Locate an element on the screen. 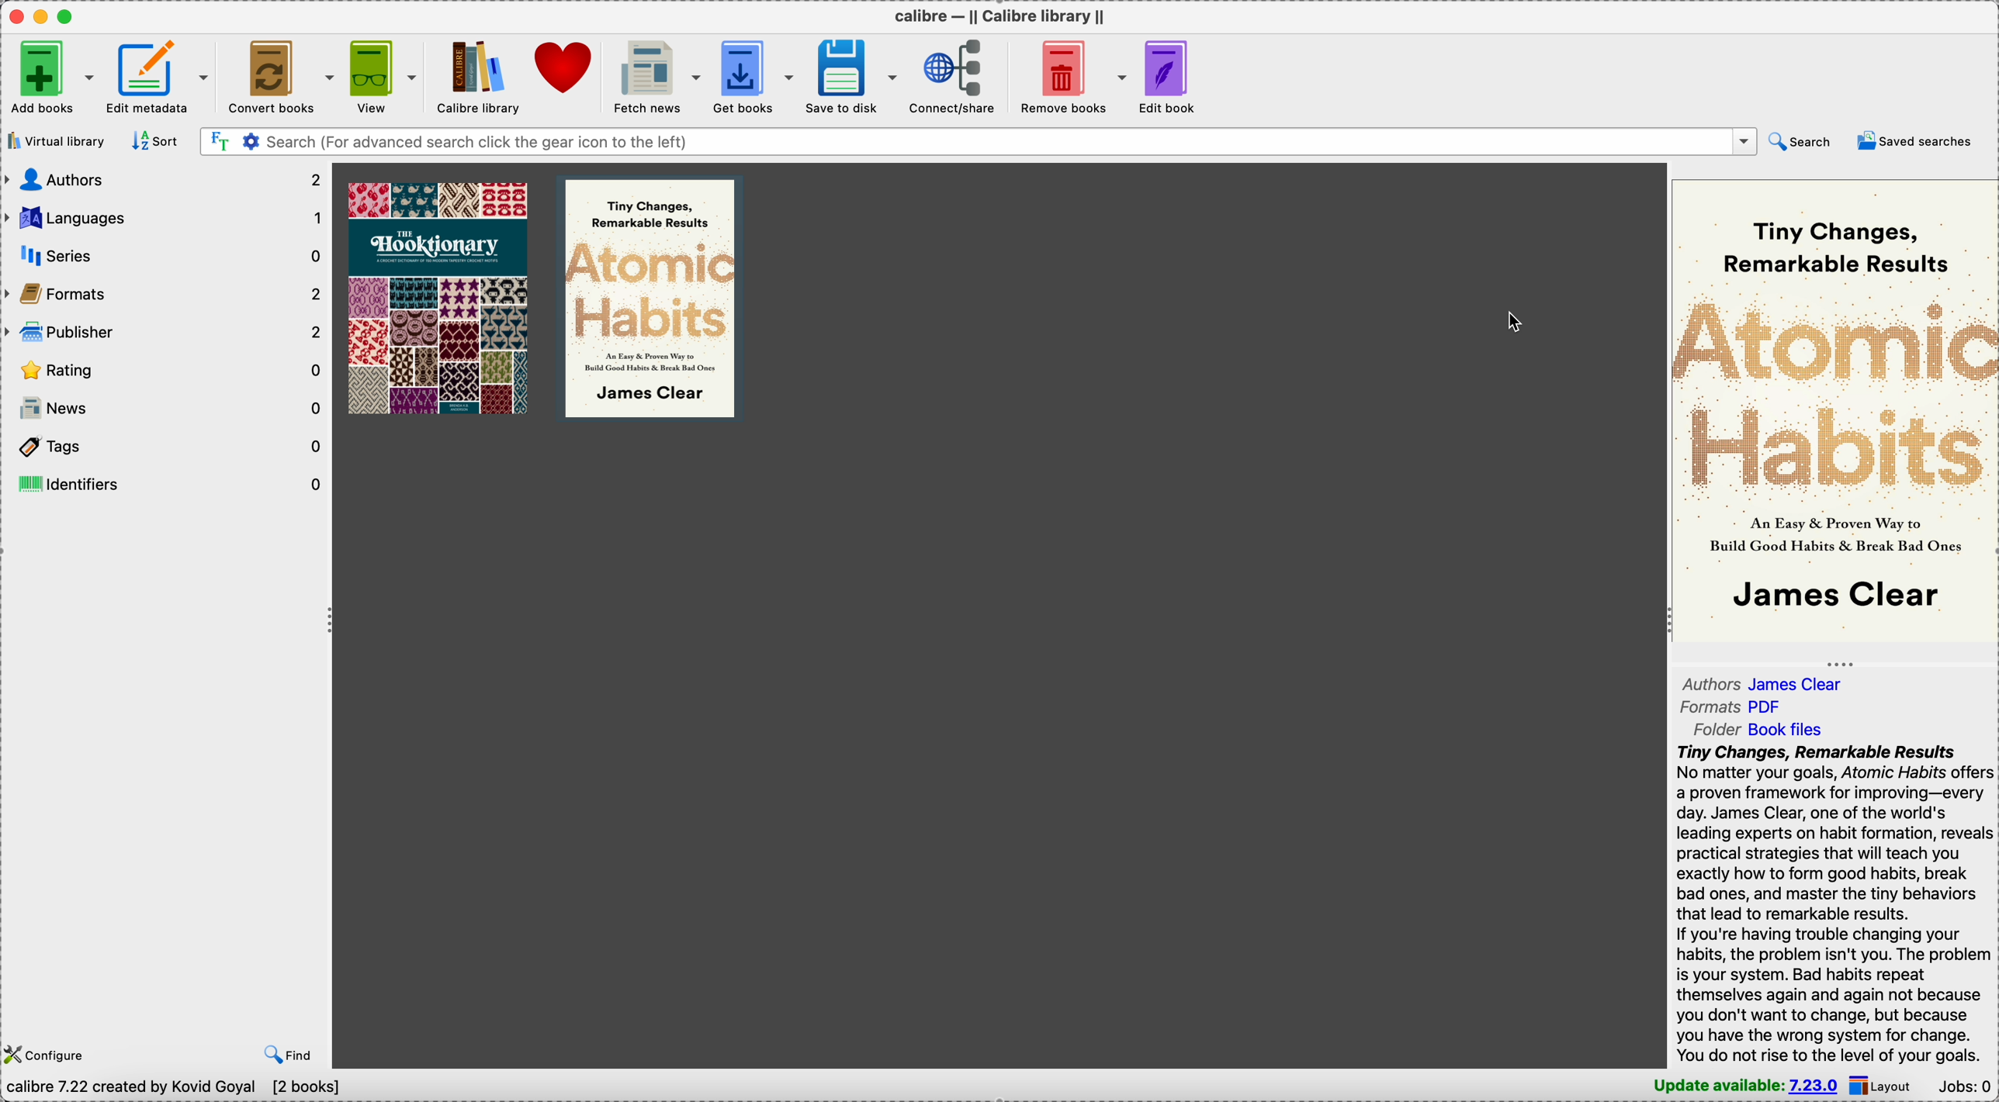 The image size is (1999, 1102). folder Book files is located at coordinates (1759, 729).